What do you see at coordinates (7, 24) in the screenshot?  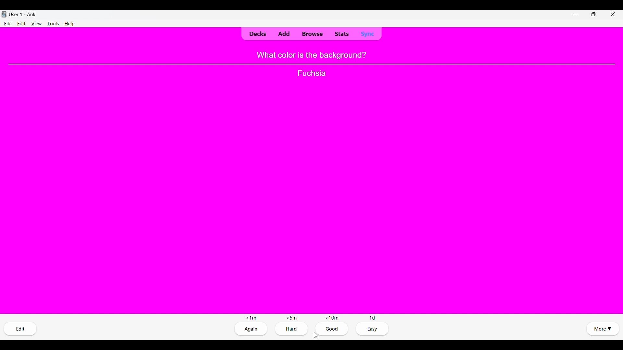 I see `File menu` at bounding box center [7, 24].